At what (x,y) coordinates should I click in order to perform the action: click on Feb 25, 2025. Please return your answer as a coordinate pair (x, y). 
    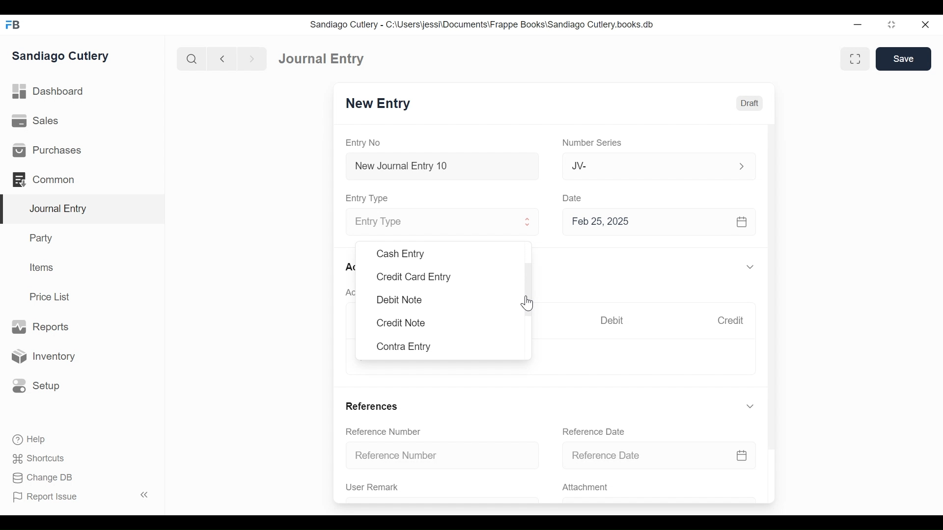
    Looking at the image, I should click on (660, 224).